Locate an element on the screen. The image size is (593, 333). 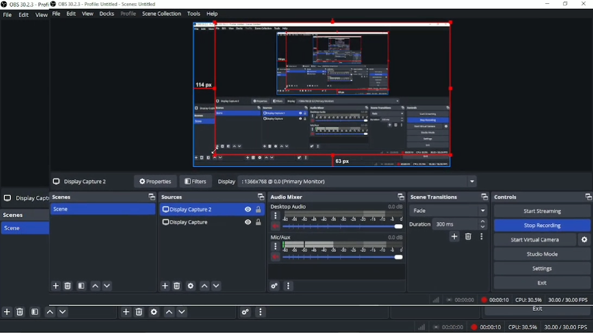
Desktop Audio is located at coordinates (291, 207).